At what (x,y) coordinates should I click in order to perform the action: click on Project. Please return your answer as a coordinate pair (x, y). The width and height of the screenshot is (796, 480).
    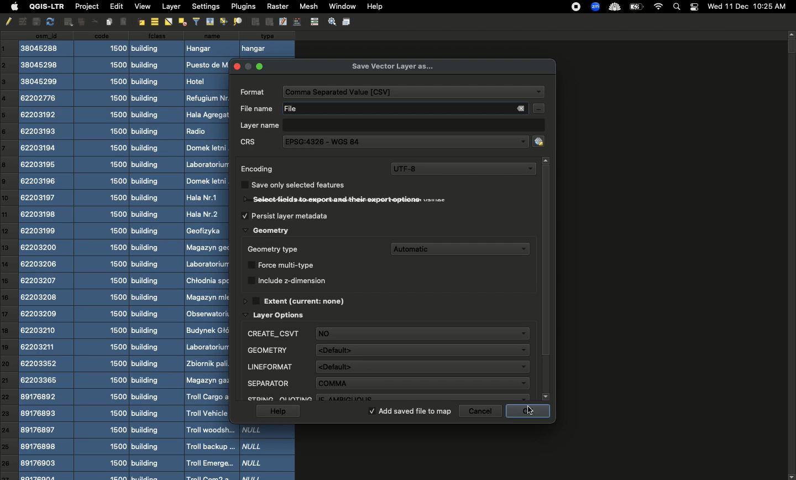
    Looking at the image, I should click on (86, 7).